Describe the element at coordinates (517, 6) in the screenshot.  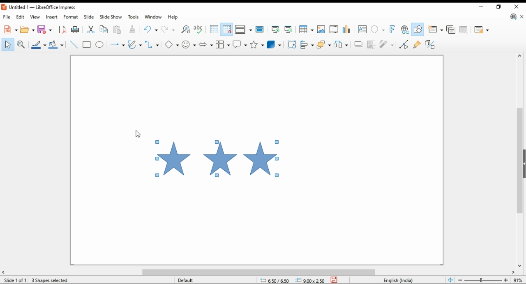
I see `close window` at that location.